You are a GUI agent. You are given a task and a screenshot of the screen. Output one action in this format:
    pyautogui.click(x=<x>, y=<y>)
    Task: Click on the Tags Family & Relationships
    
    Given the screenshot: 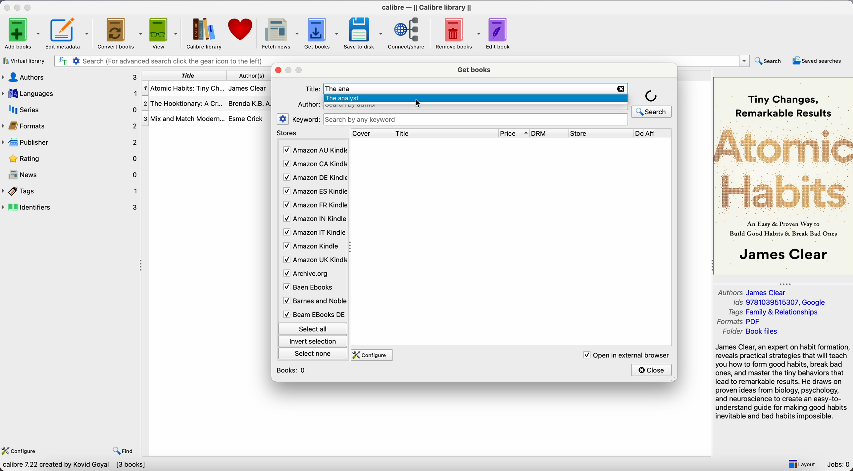 What is the action you would take?
    pyautogui.click(x=773, y=312)
    